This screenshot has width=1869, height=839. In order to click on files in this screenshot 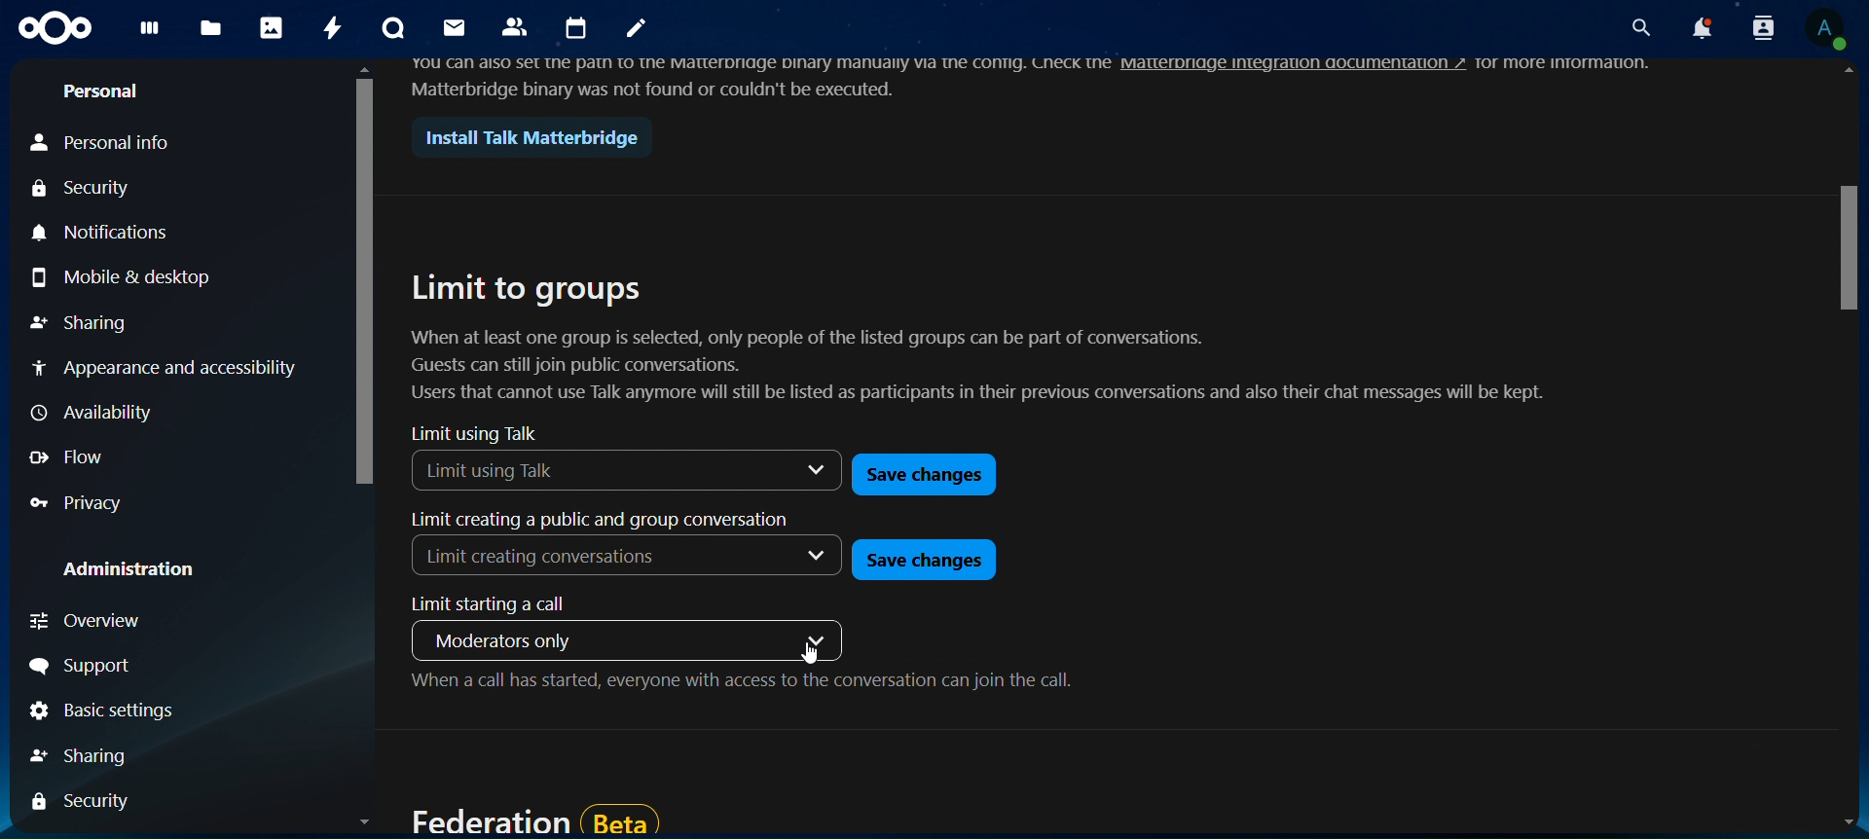, I will do `click(211, 25)`.